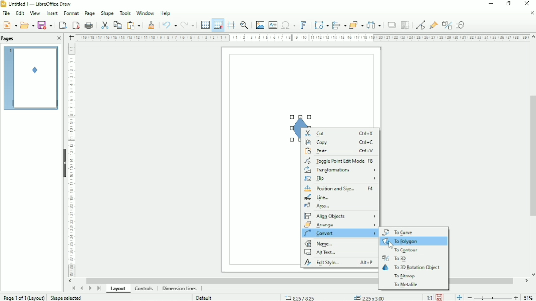  I want to click on Align objects, so click(340, 215).